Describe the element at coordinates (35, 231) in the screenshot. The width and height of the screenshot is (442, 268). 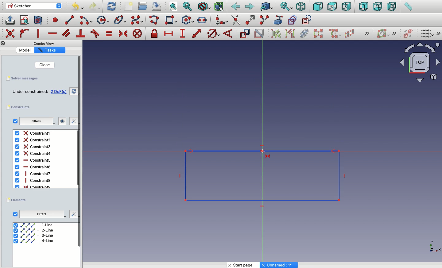
I see `2-line` at that location.